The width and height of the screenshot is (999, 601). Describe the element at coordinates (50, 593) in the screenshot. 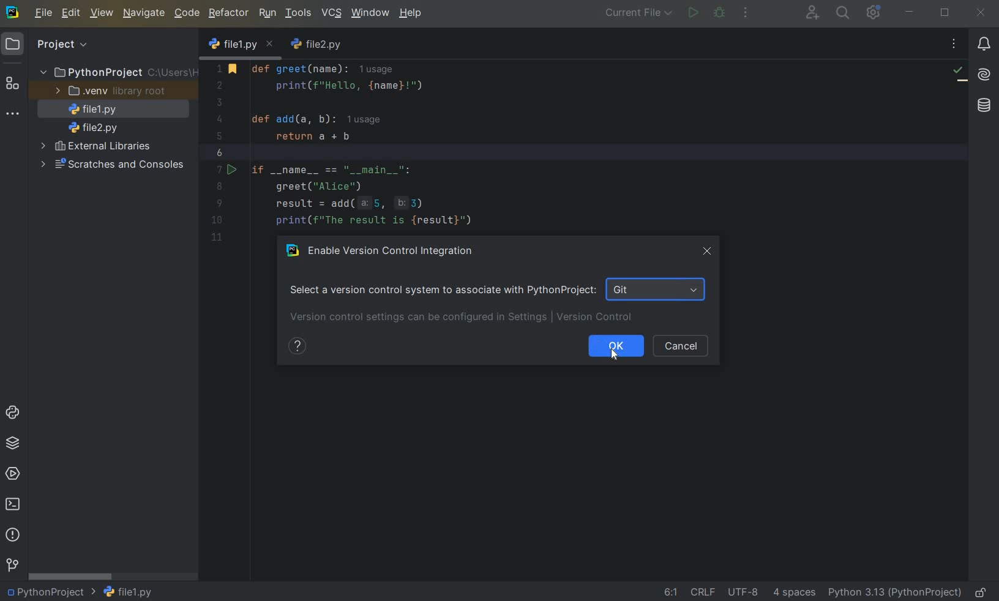

I see `project name` at that location.